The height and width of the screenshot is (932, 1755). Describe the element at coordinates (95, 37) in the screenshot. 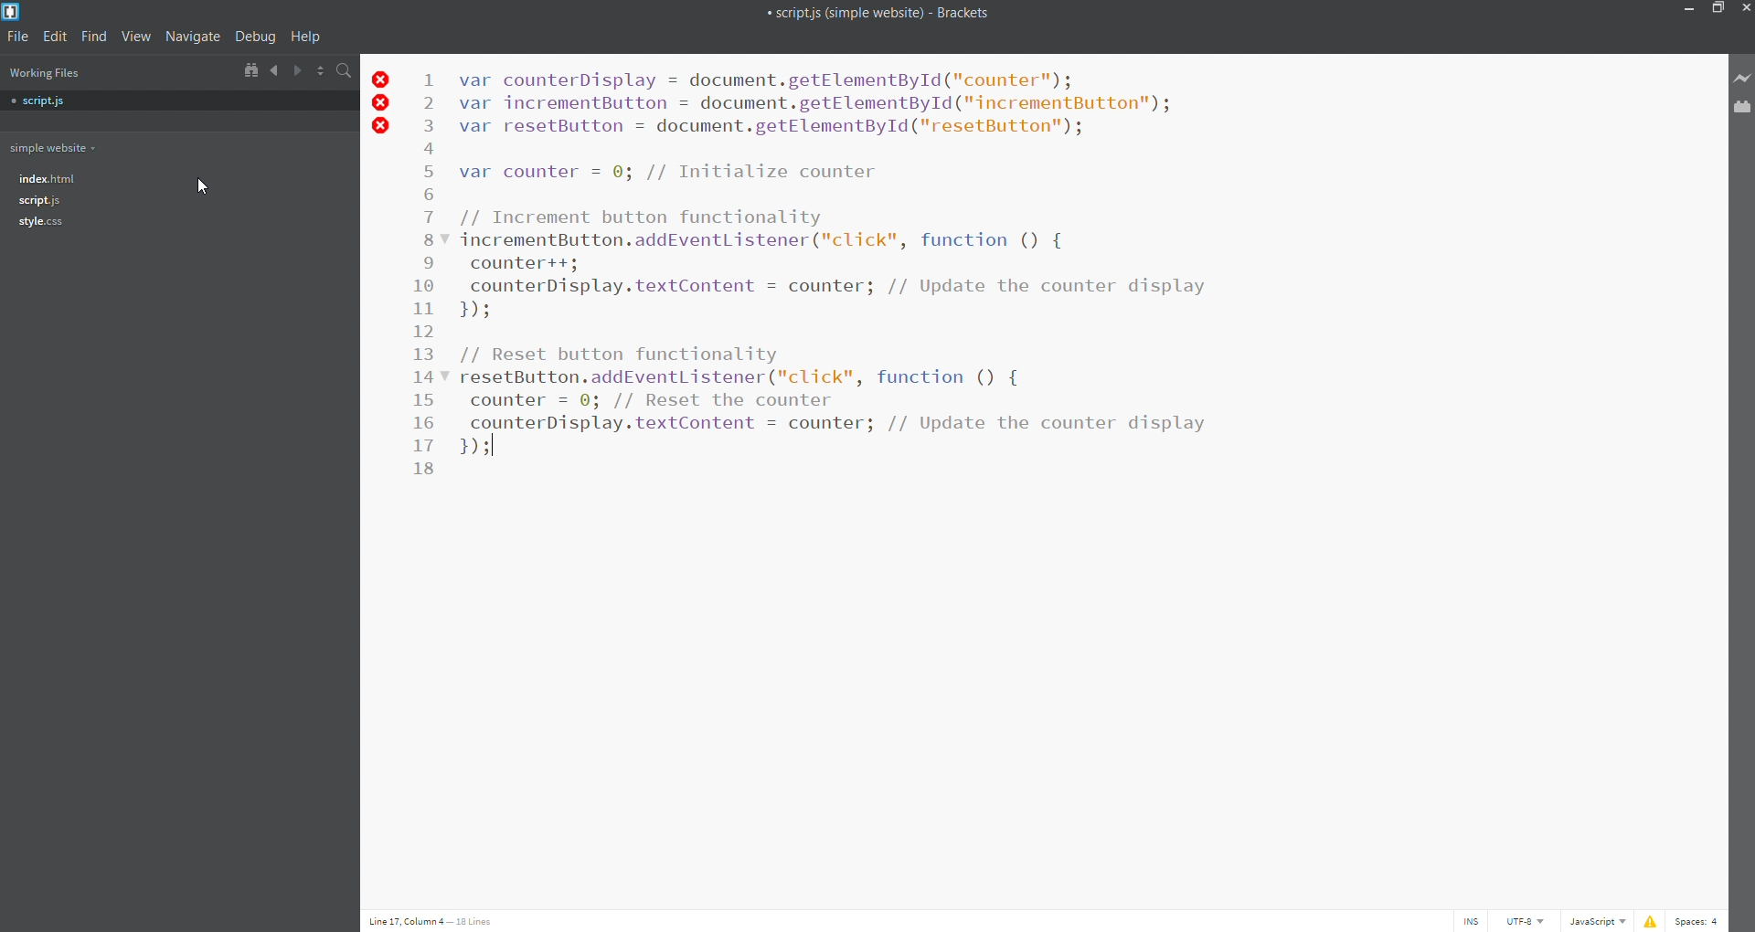

I see `find` at that location.